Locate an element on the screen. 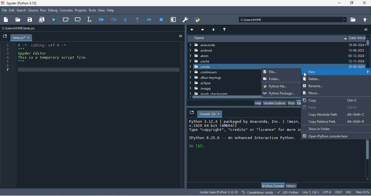  method is located at coordinates (125, 19).